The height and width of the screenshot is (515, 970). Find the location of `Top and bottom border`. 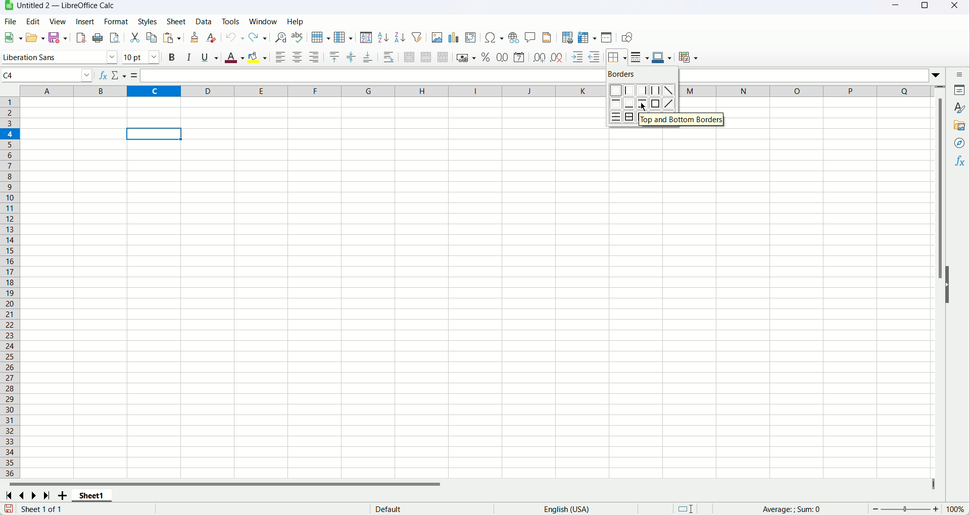

Top and bottom border is located at coordinates (681, 119).